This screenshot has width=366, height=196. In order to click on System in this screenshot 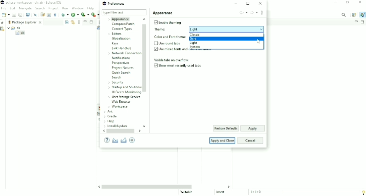, I will do `click(196, 47)`.